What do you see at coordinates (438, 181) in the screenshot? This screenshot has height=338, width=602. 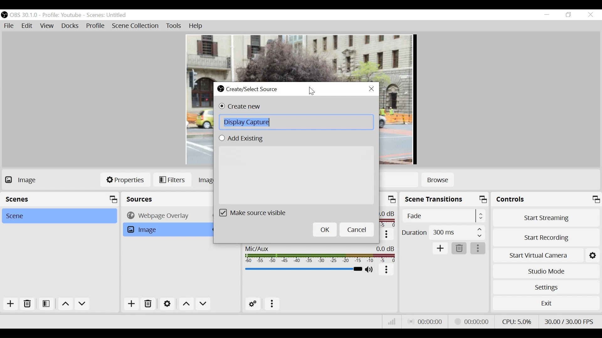 I see `Browse` at bounding box center [438, 181].